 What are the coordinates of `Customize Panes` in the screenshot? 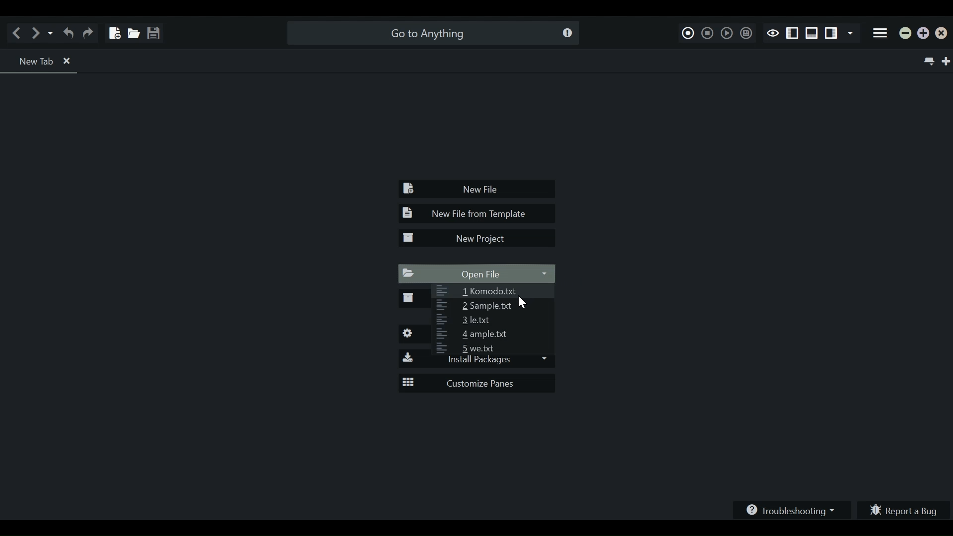 It's located at (478, 384).